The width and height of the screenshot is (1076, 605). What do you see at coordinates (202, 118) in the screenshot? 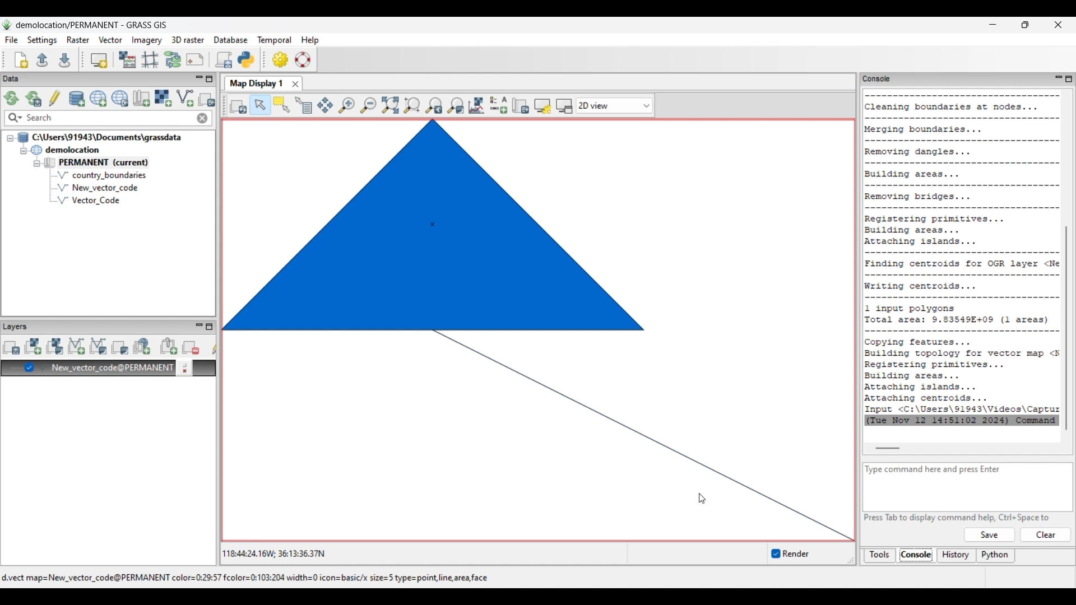
I see `Close input made to quick search` at bounding box center [202, 118].